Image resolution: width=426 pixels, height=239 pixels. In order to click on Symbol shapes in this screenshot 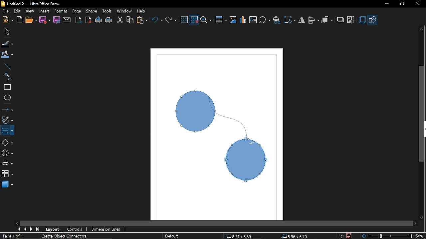, I will do `click(7, 154)`.